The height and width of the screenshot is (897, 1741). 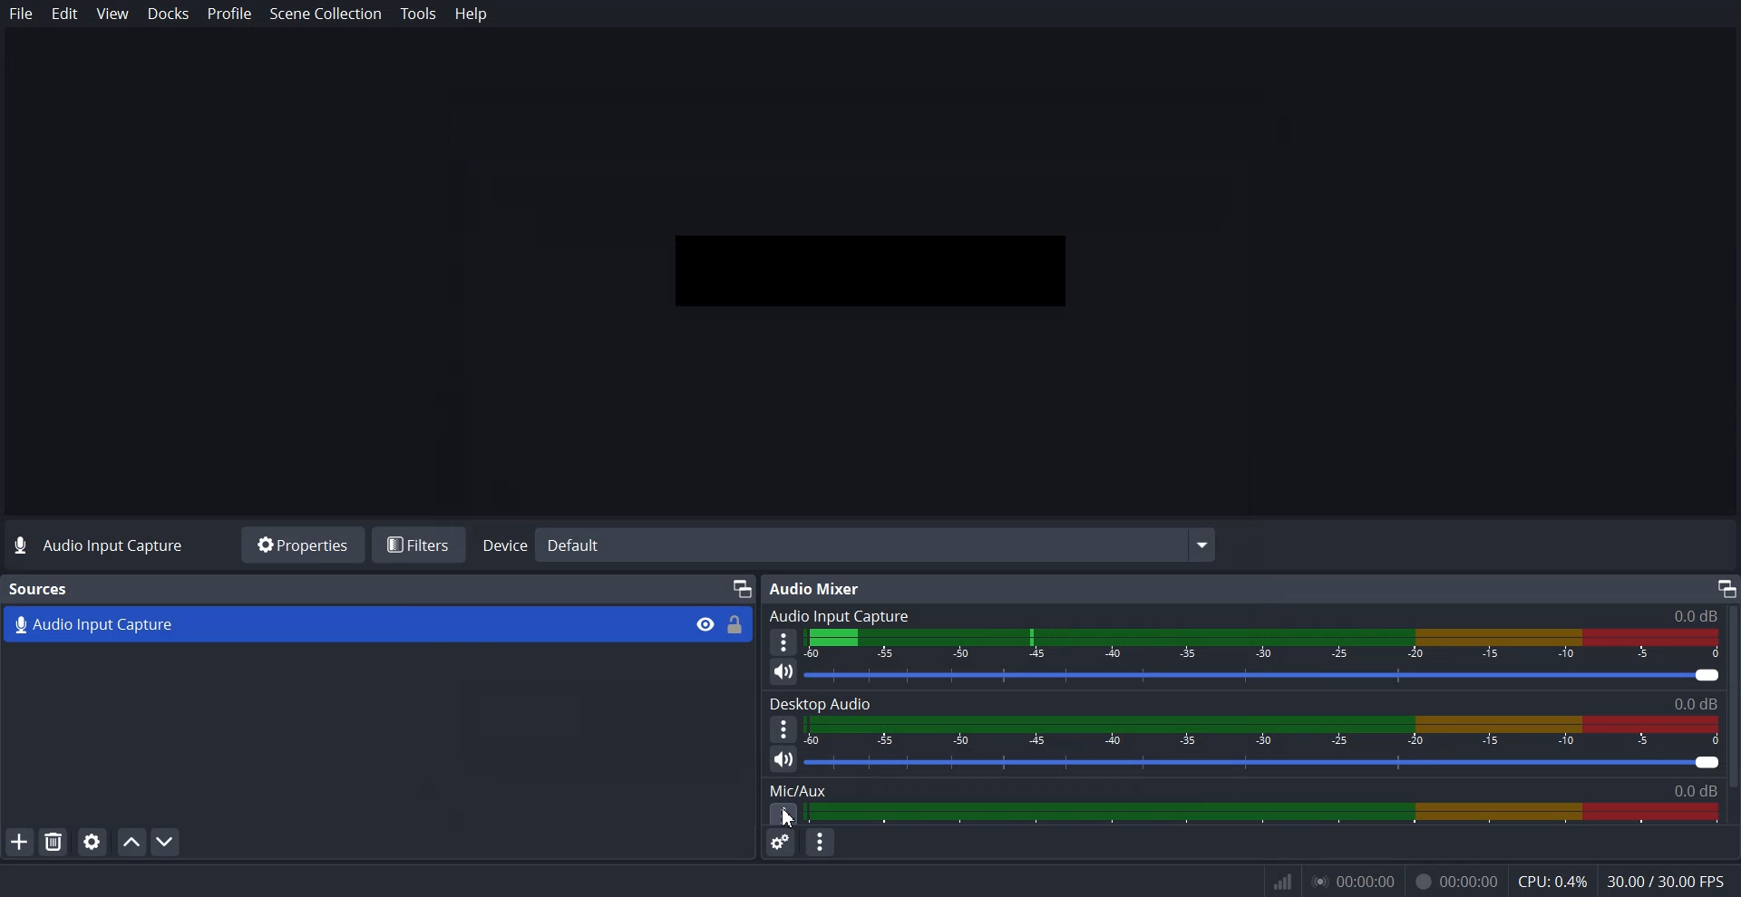 What do you see at coordinates (1244, 613) in the screenshot?
I see `Audio Input capture` at bounding box center [1244, 613].